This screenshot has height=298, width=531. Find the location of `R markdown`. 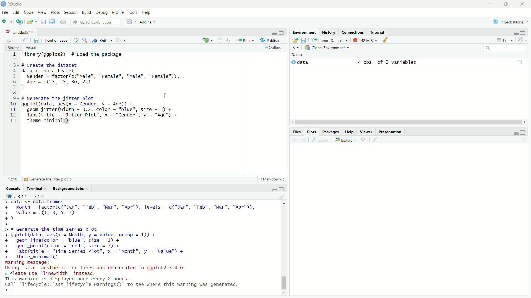

R markdown is located at coordinates (272, 179).